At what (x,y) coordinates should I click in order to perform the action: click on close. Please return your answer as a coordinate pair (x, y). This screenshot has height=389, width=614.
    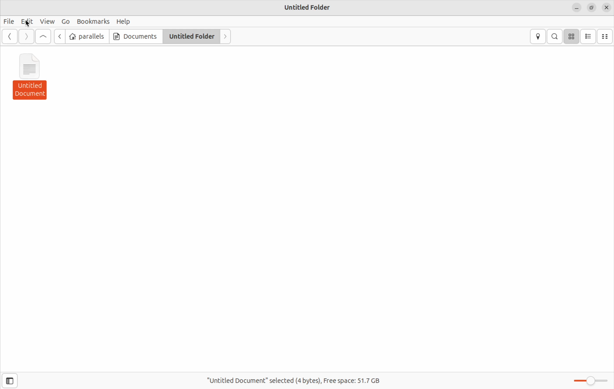
    Looking at the image, I should click on (607, 8).